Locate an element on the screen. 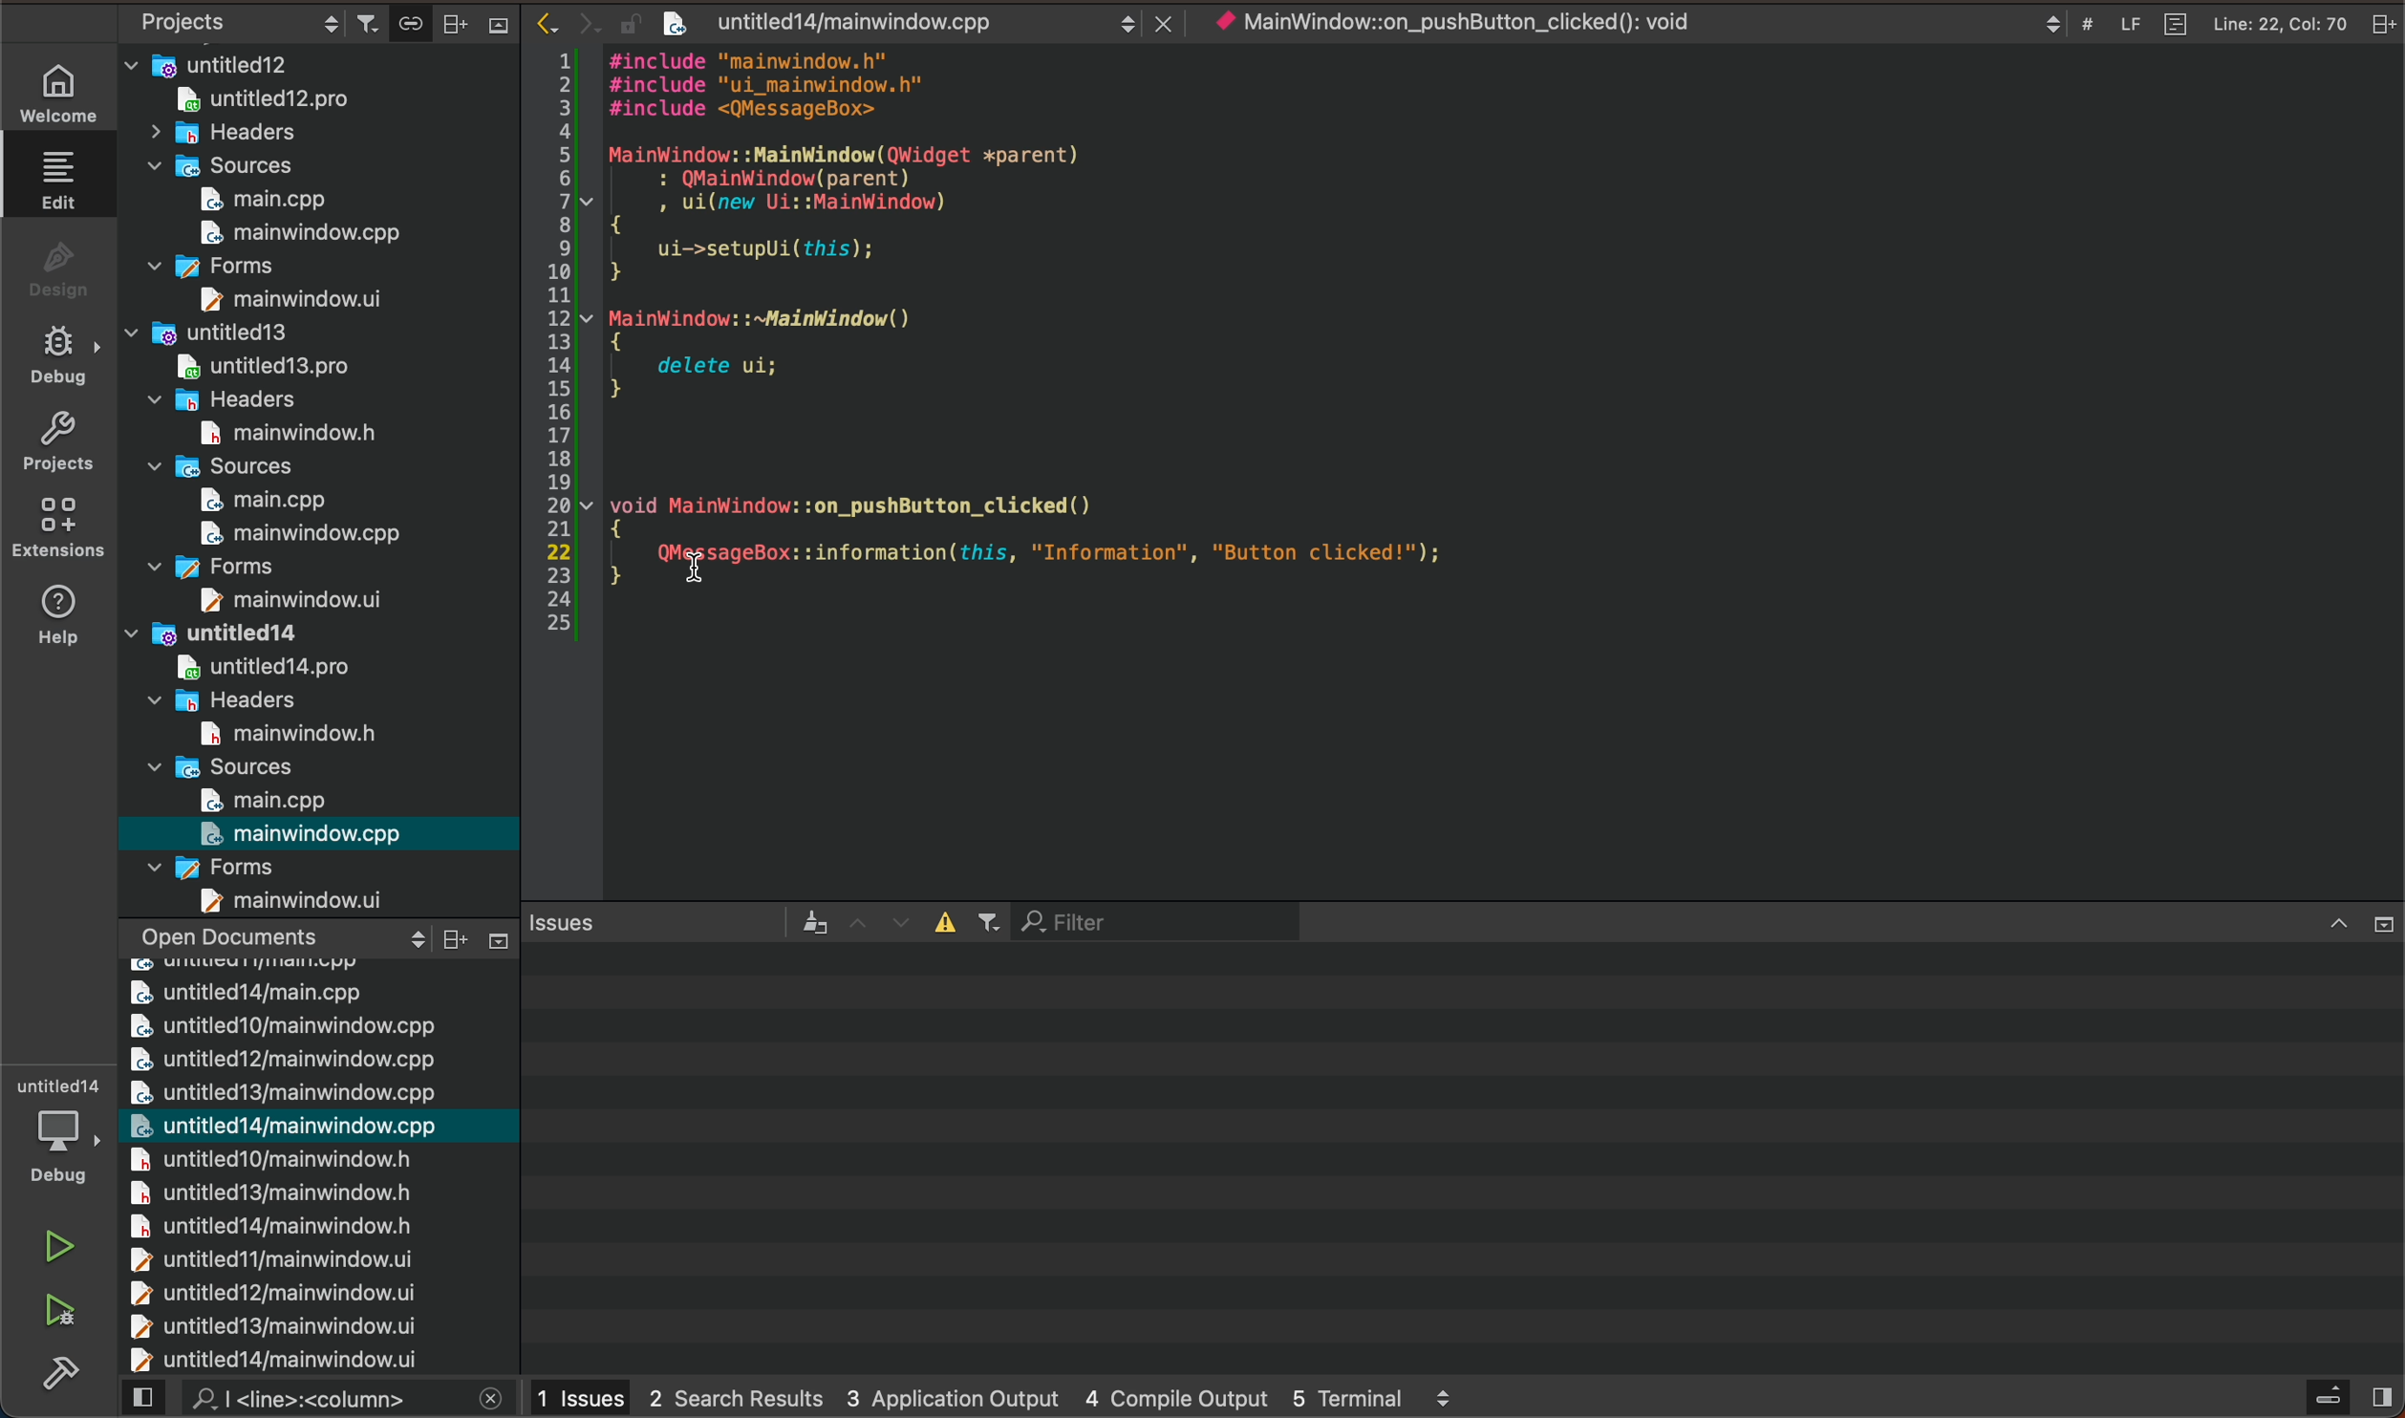  main windowh is located at coordinates (271, 731).